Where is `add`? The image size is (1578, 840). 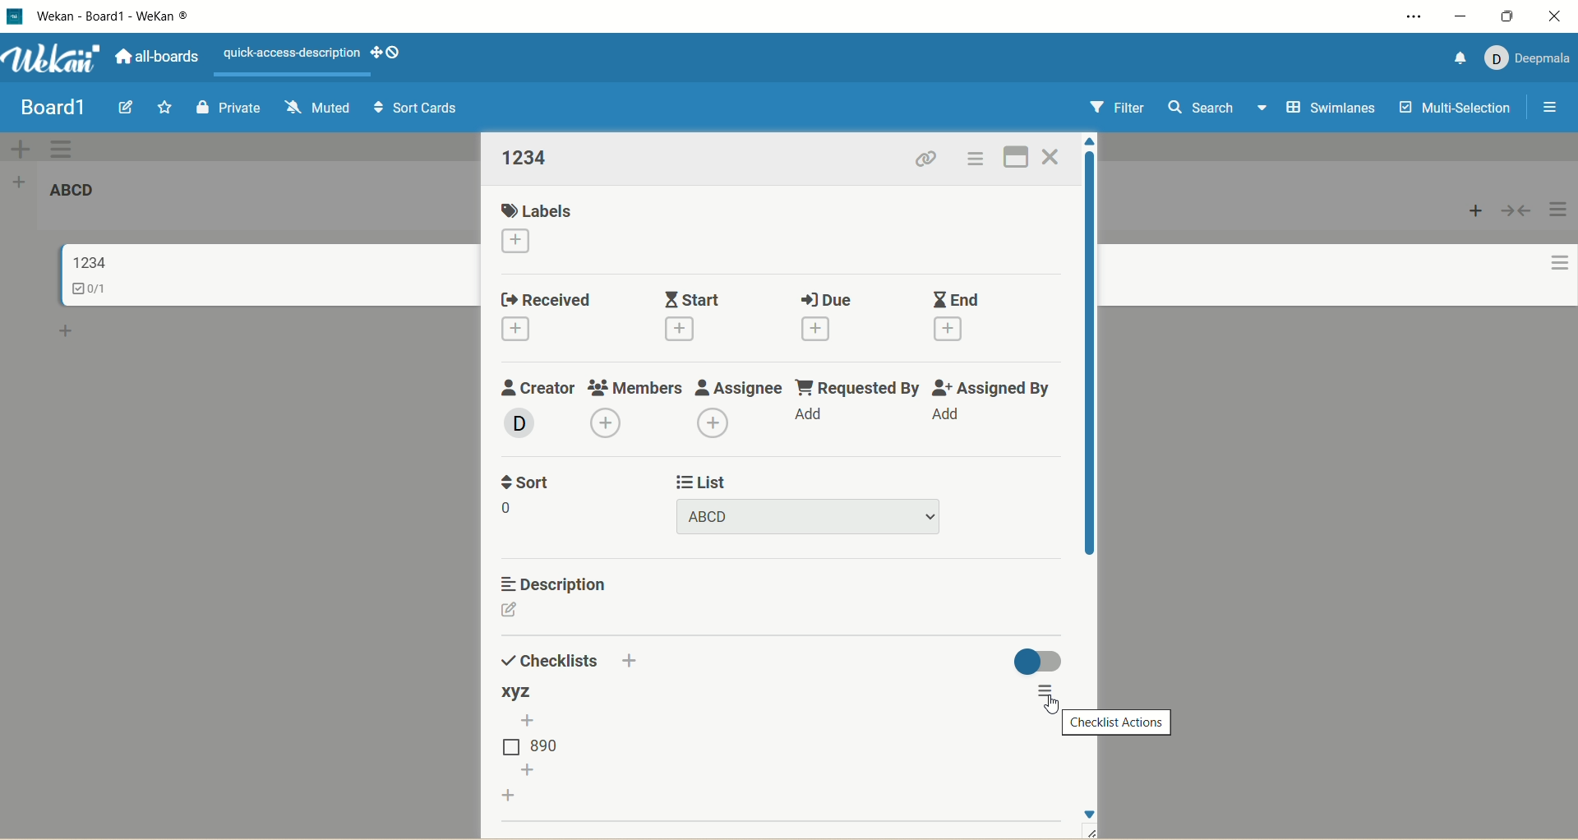
add is located at coordinates (720, 424).